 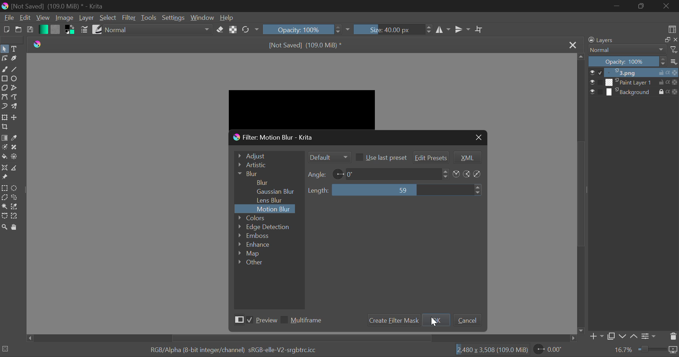 What do you see at coordinates (149, 18) in the screenshot?
I see `Tools` at bounding box center [149, 18].